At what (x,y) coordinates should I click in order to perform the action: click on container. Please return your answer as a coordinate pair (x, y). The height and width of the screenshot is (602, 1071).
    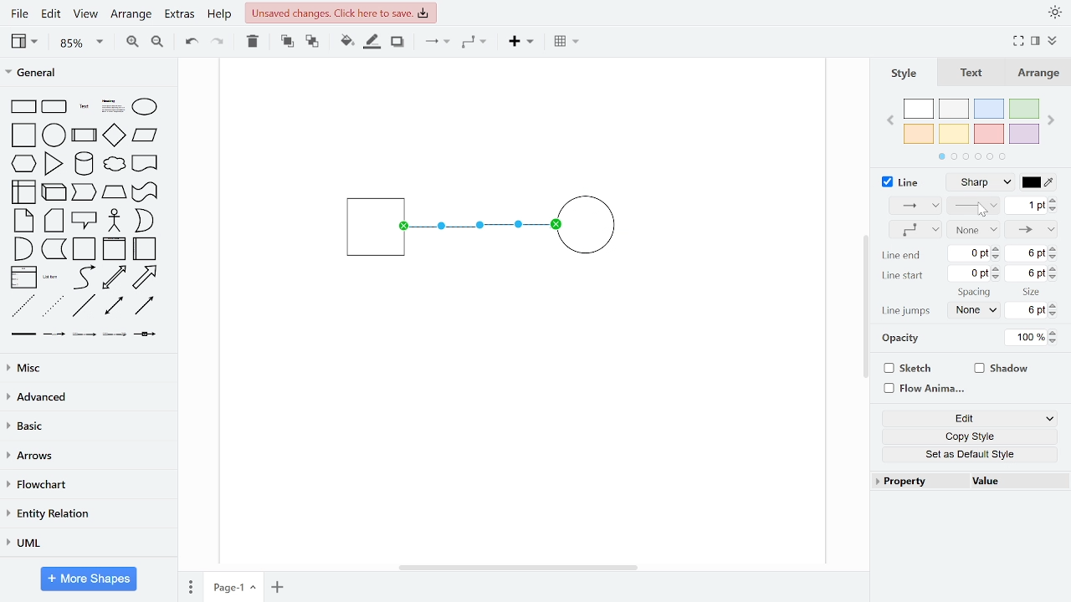
    Looking at the image, I should click on (85, 249).